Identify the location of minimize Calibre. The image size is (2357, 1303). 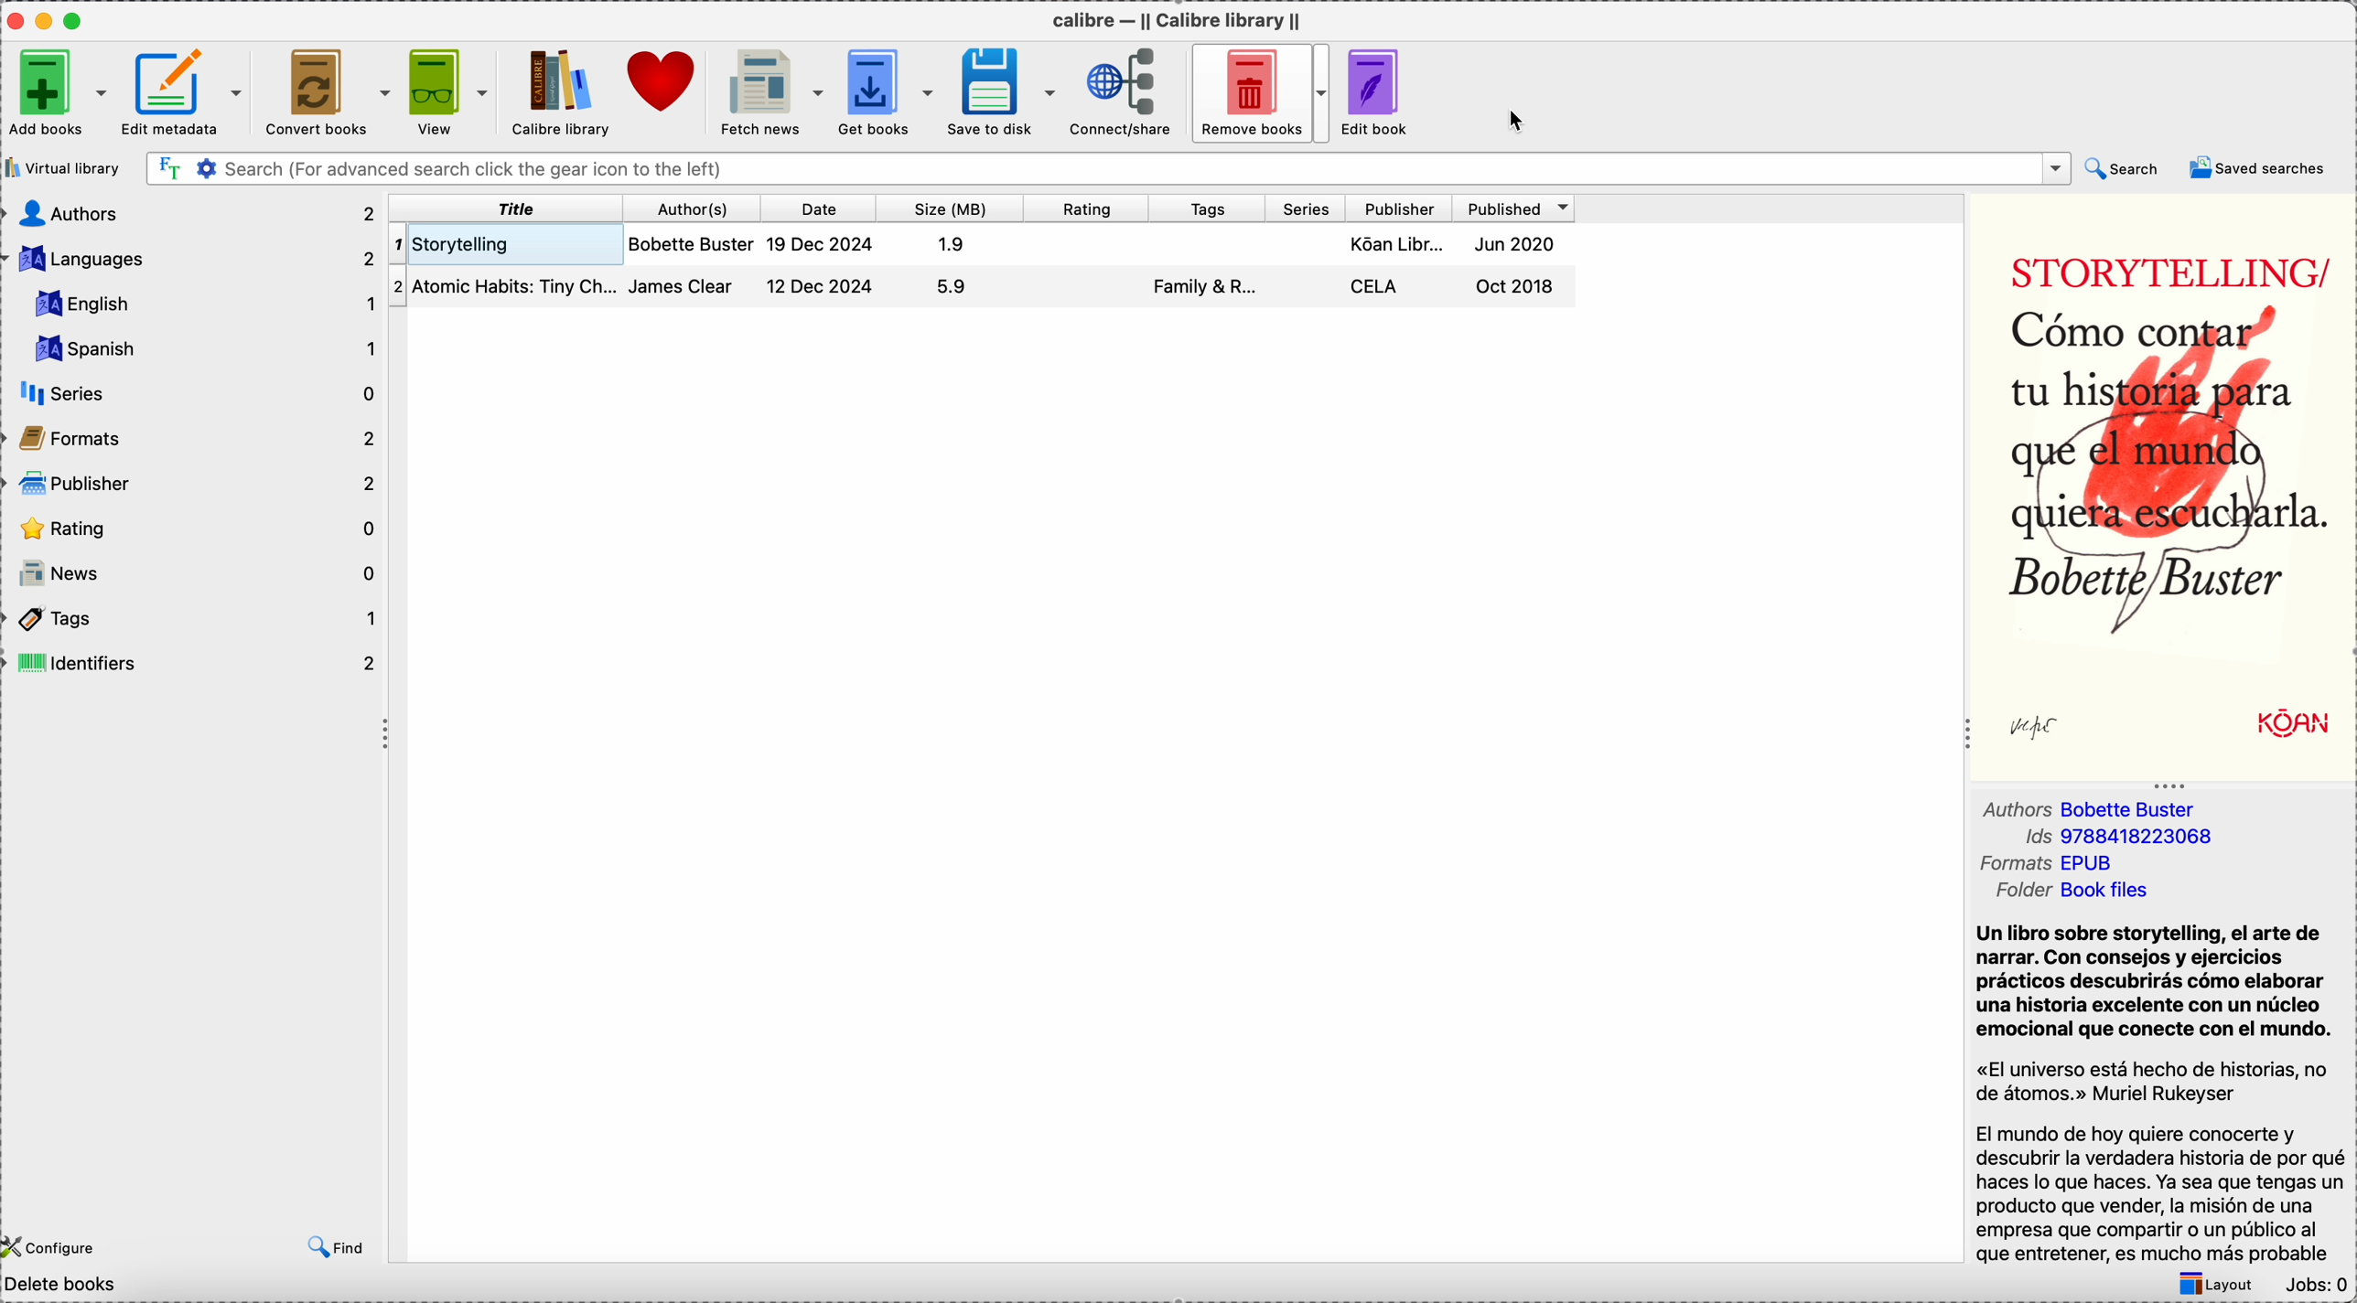
(46, 20).